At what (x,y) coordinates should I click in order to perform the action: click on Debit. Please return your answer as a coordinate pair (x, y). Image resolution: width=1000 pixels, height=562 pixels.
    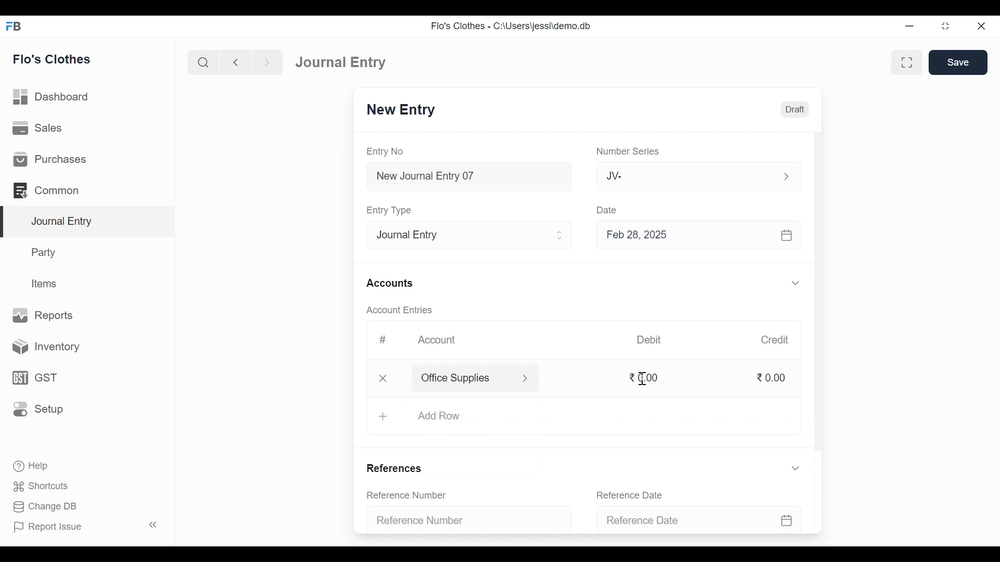
    Looking at the image, I should click on (648, 340).